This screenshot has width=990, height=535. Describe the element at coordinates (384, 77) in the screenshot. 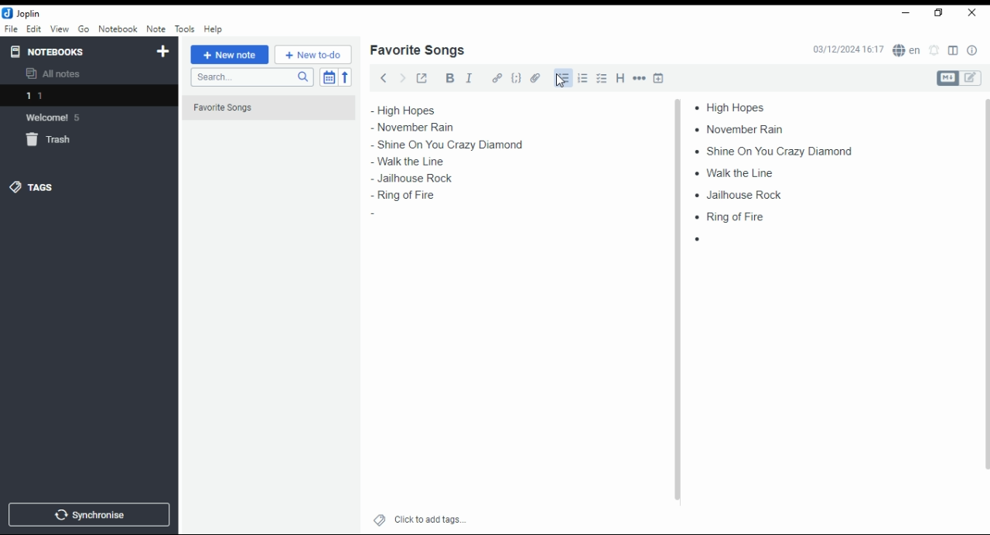

I see `back` at that location.